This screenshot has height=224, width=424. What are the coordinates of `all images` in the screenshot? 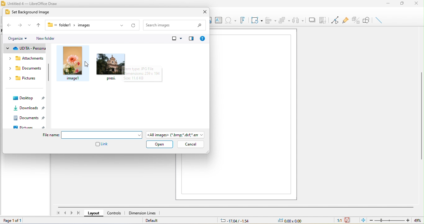 It's located at (176, 134).